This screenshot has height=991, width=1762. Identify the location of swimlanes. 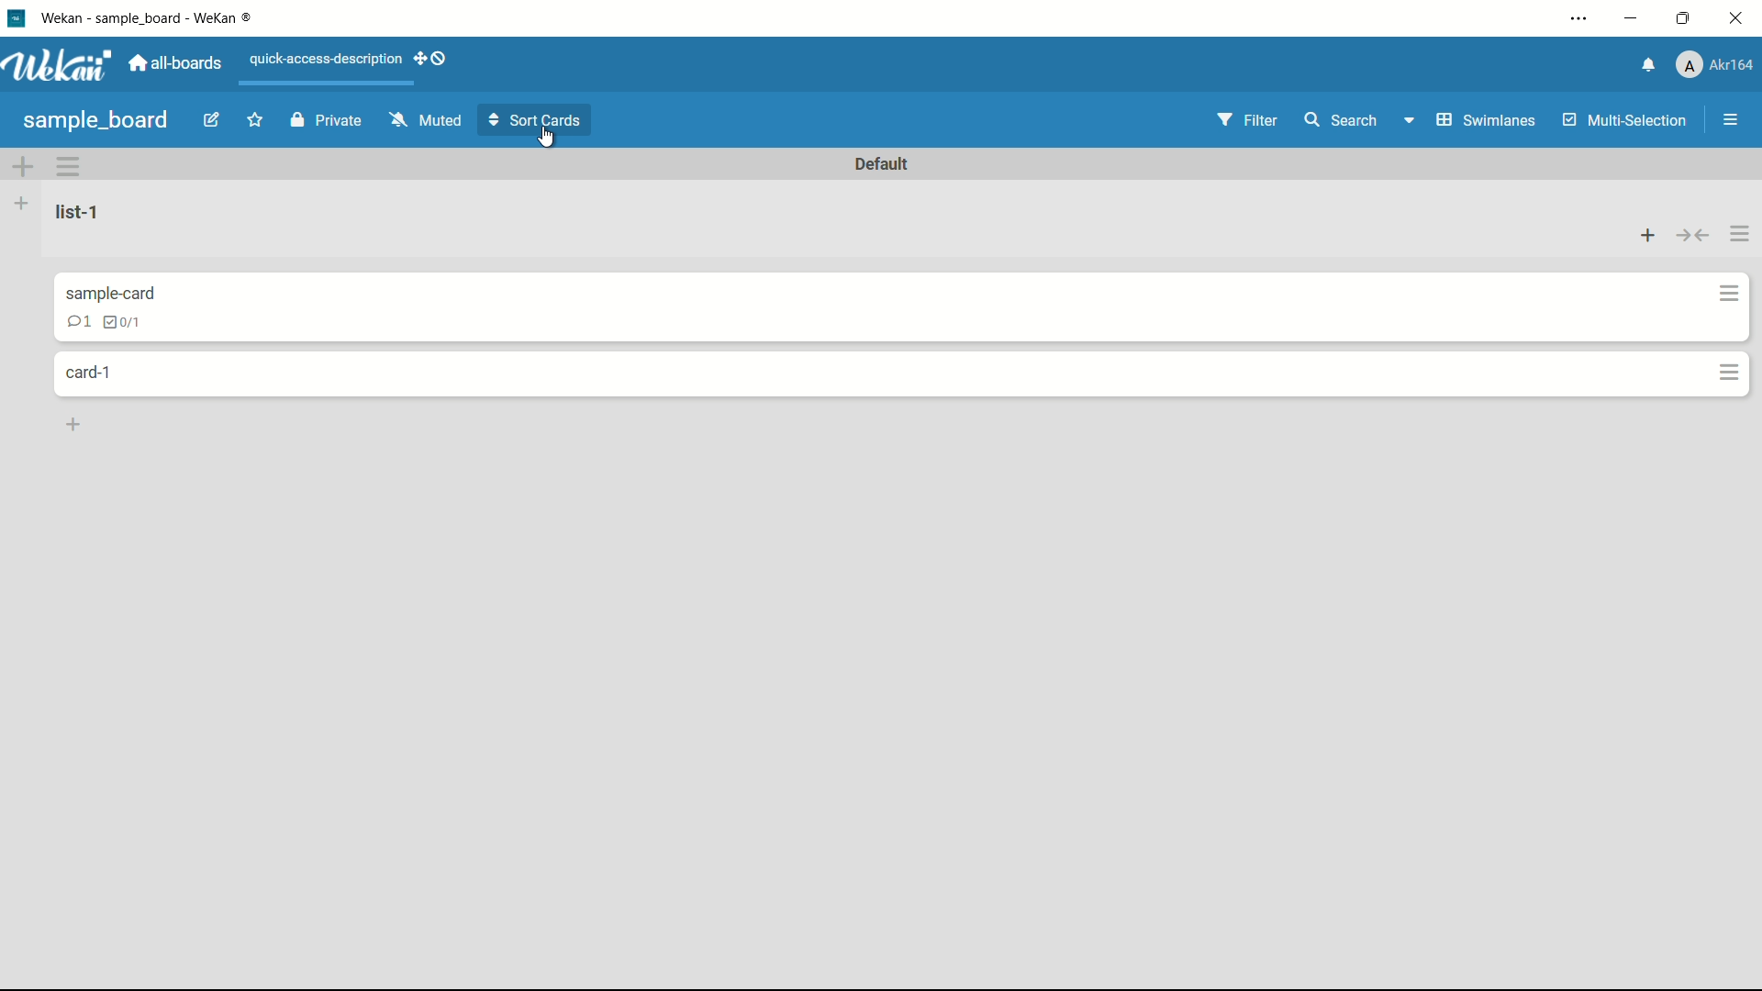
(1466, 119).